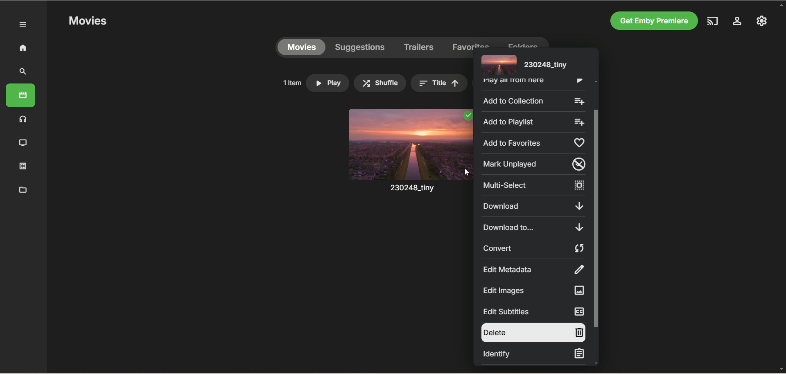 The image size is (786, 374). I want to click on Cursor, so click(466, 172).